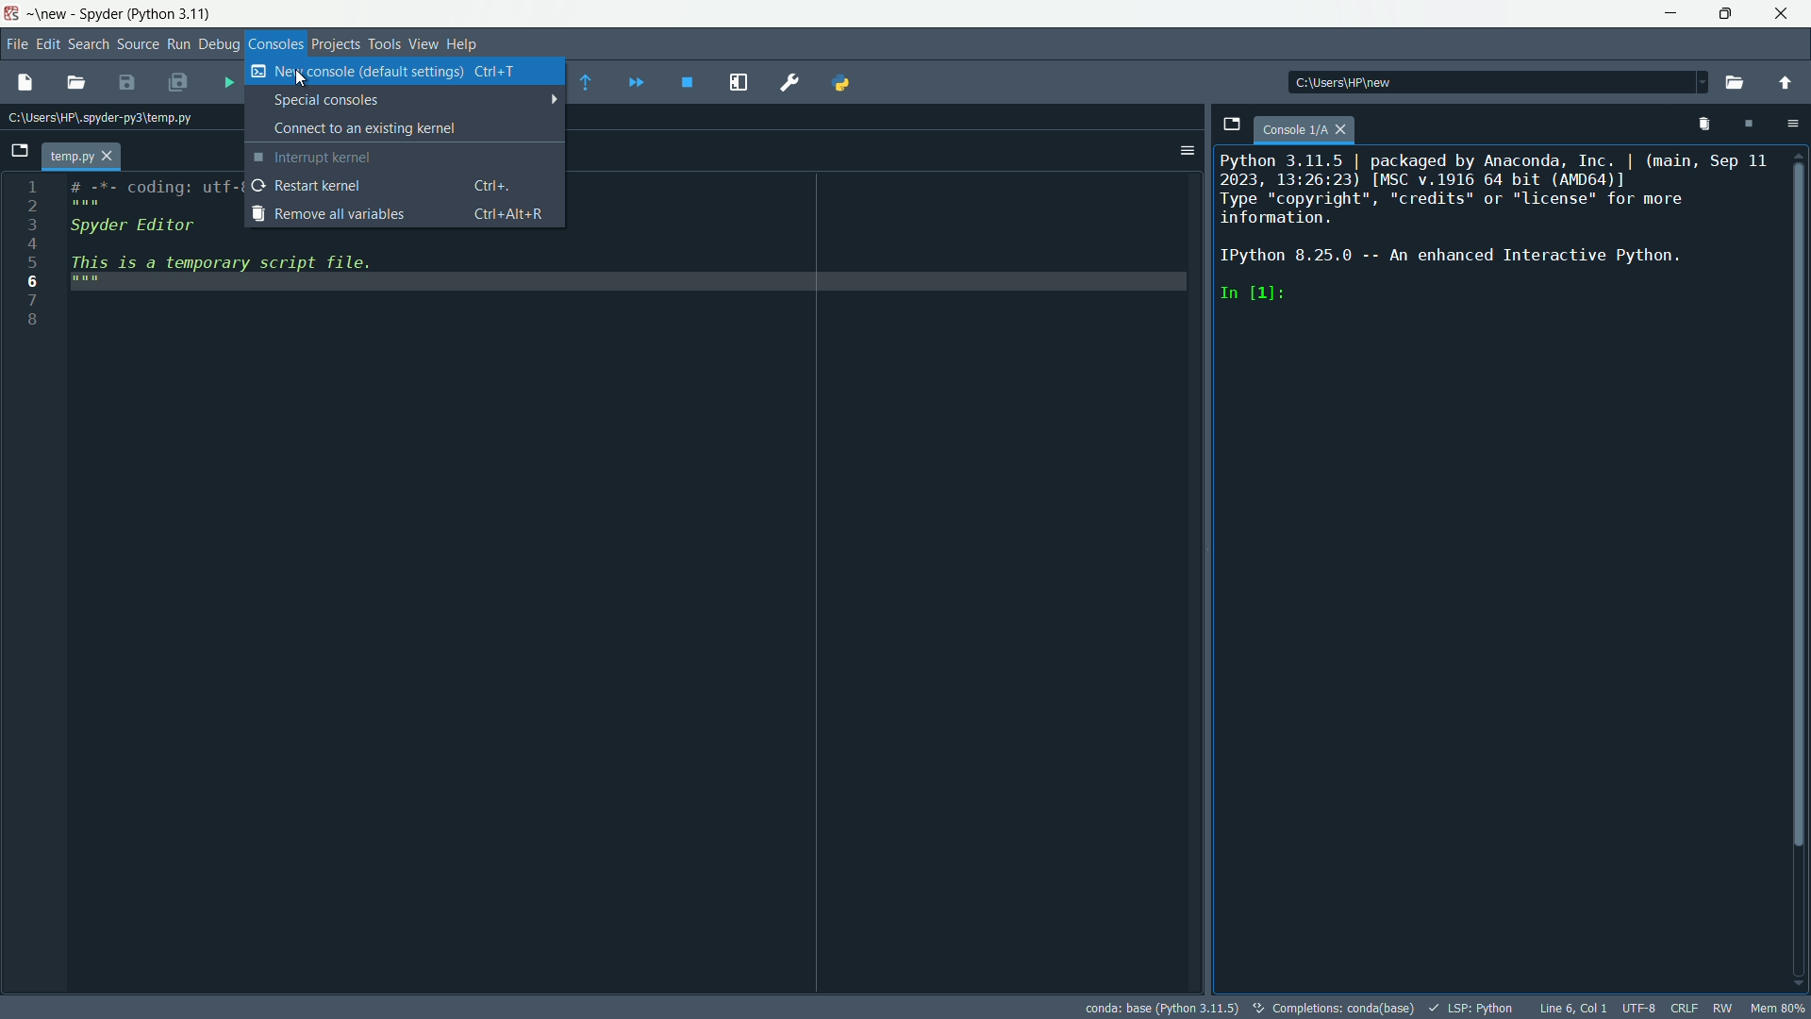 Image resolution: width=1811 pixels, height=1019 pixels. Describe the element at coordinates (1354, 82) in the screenshot. I see `directory: c:\users\hp\new` at that location.